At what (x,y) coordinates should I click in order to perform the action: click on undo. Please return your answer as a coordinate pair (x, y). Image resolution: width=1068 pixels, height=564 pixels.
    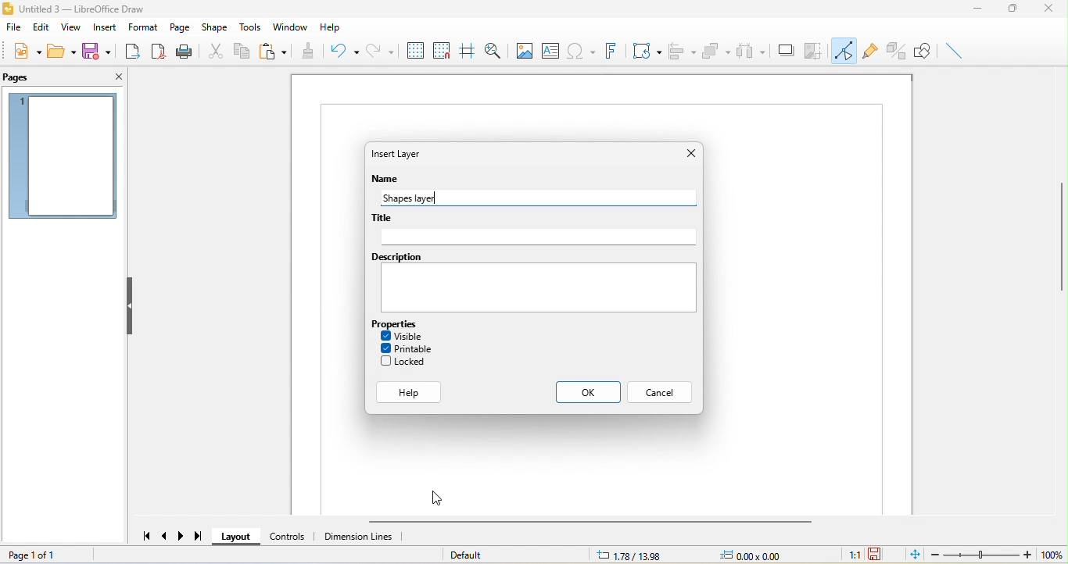
    Looking at the image, I should click on (341, 50).